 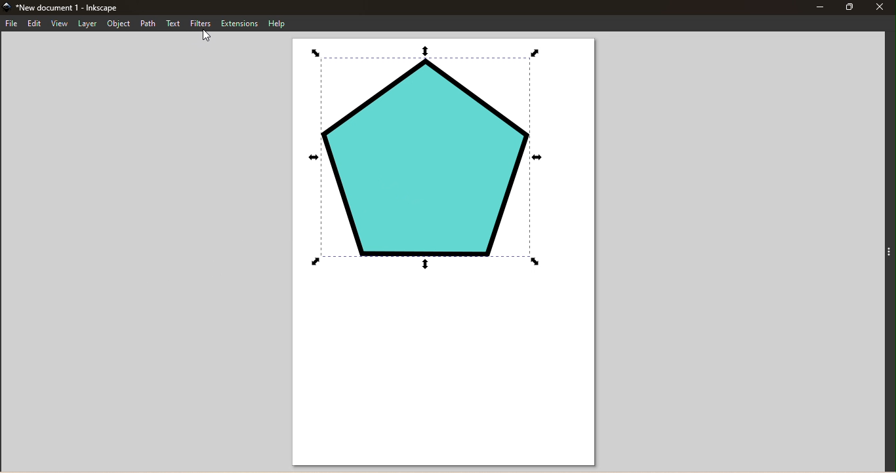 I want to click on Minimize, so click(x=819, y=7).